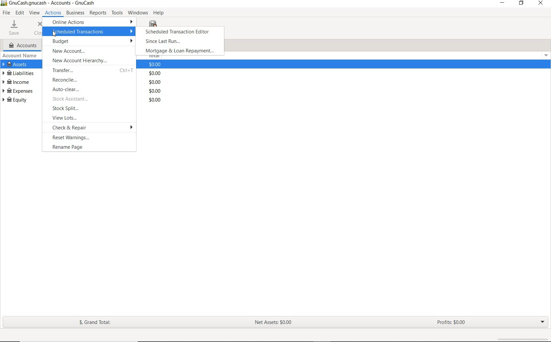 The width and height of the screenshot is (551, 342). Describe the element at coordinates (92, 100) in the screenshot. I see `STOCK ASSISTANT` at that location.